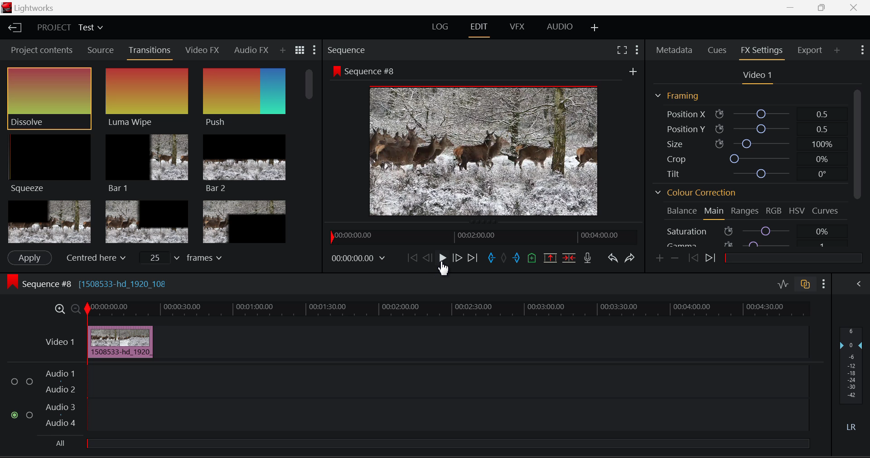 The width and height of the screenshot is (870, 458). Describe the element at coordinates (551, 258) in the screenshot. I see `Remove Marked Section` at that location.